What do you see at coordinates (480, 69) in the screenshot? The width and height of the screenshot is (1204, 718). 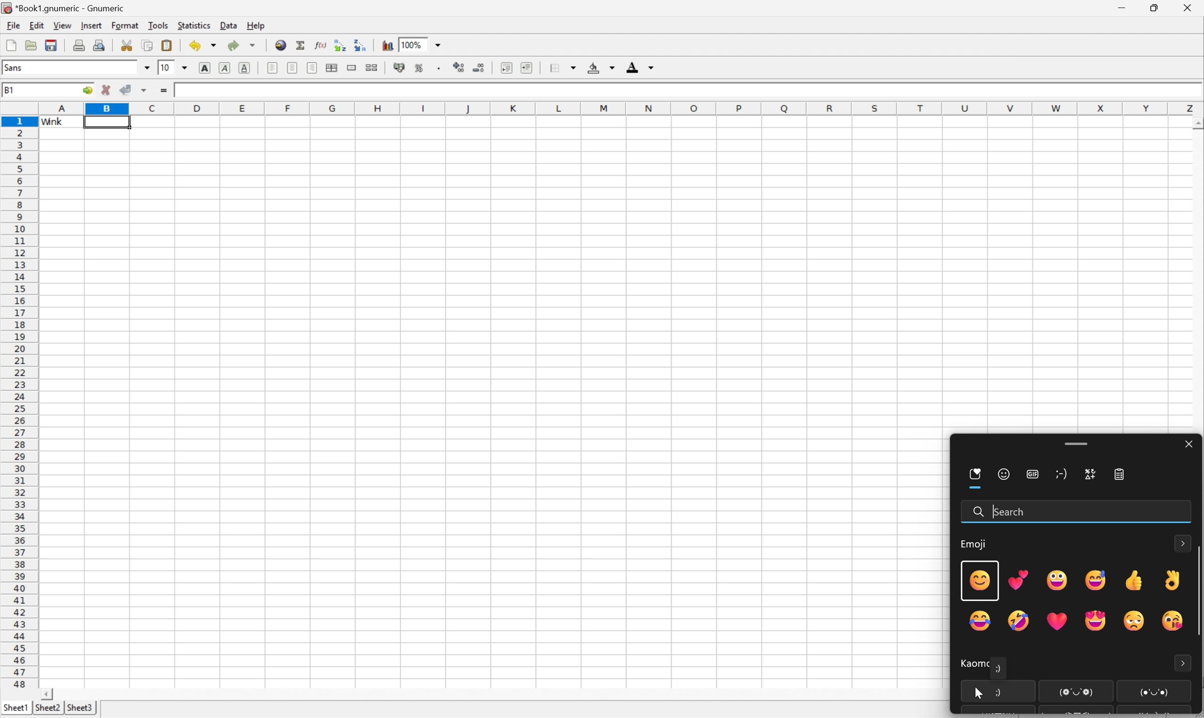 I see `decrease number of decimals displayed` at bounding box center [480, 69].